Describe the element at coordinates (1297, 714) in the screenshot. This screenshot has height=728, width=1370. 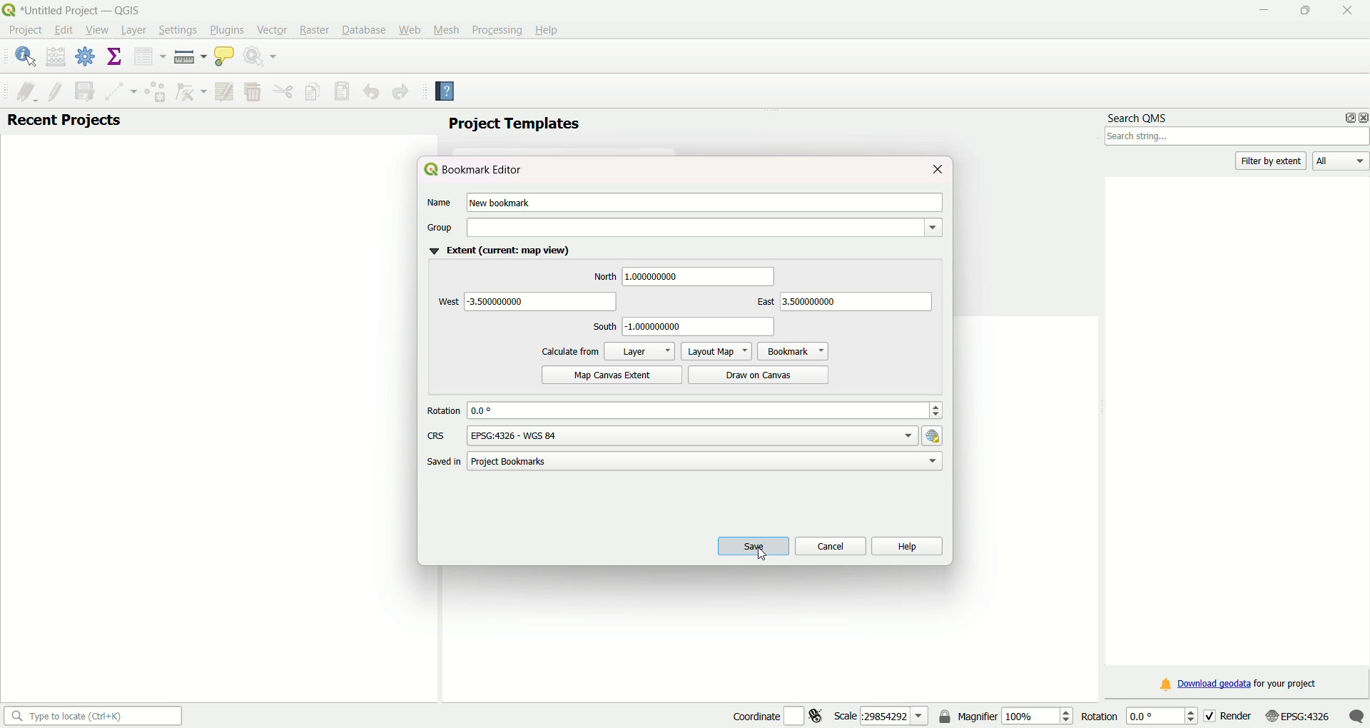
I see `current CRS` at that location.